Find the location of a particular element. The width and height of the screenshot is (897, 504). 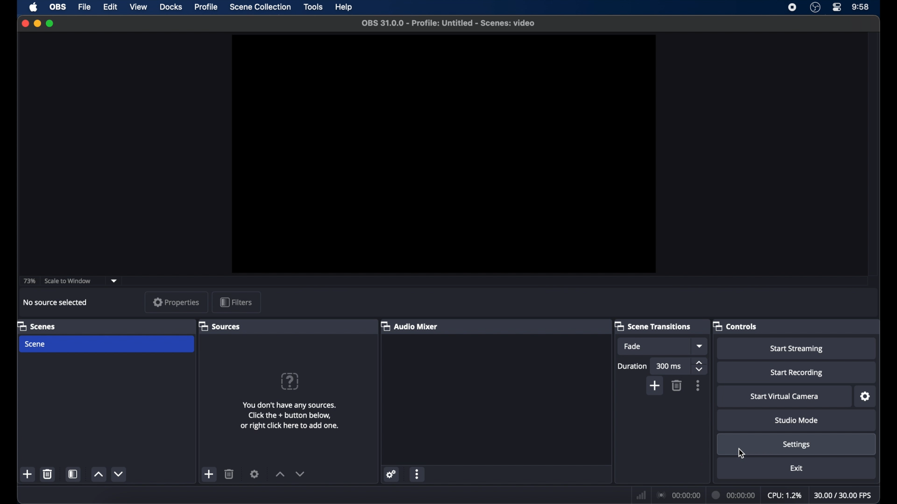

profile is located at coordinates (207, 7).